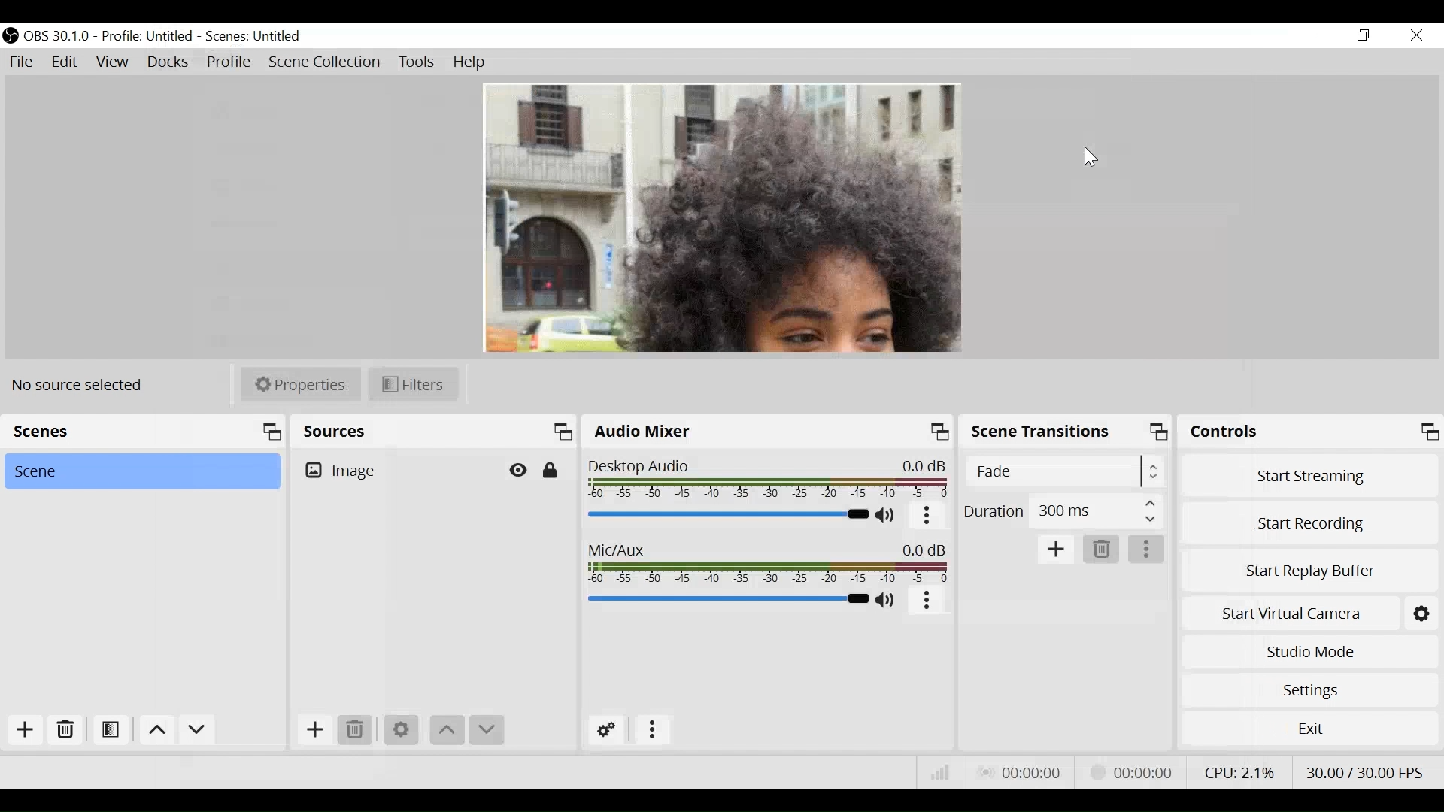 This screenshot has width=1444, height=812. I want to click on Filters, so click(414, 384).